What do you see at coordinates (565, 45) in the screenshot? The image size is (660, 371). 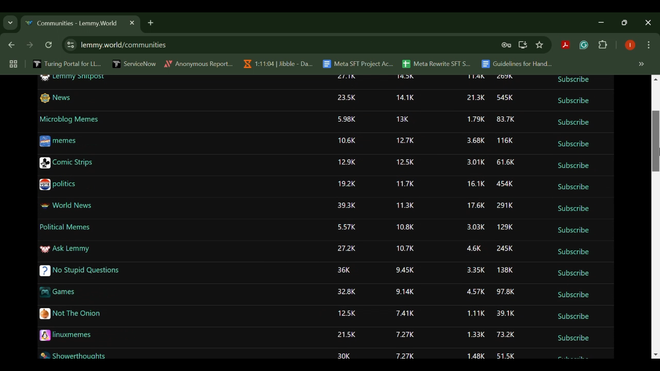 I see `Acrobat Extension` at bounding box center [565, 45].